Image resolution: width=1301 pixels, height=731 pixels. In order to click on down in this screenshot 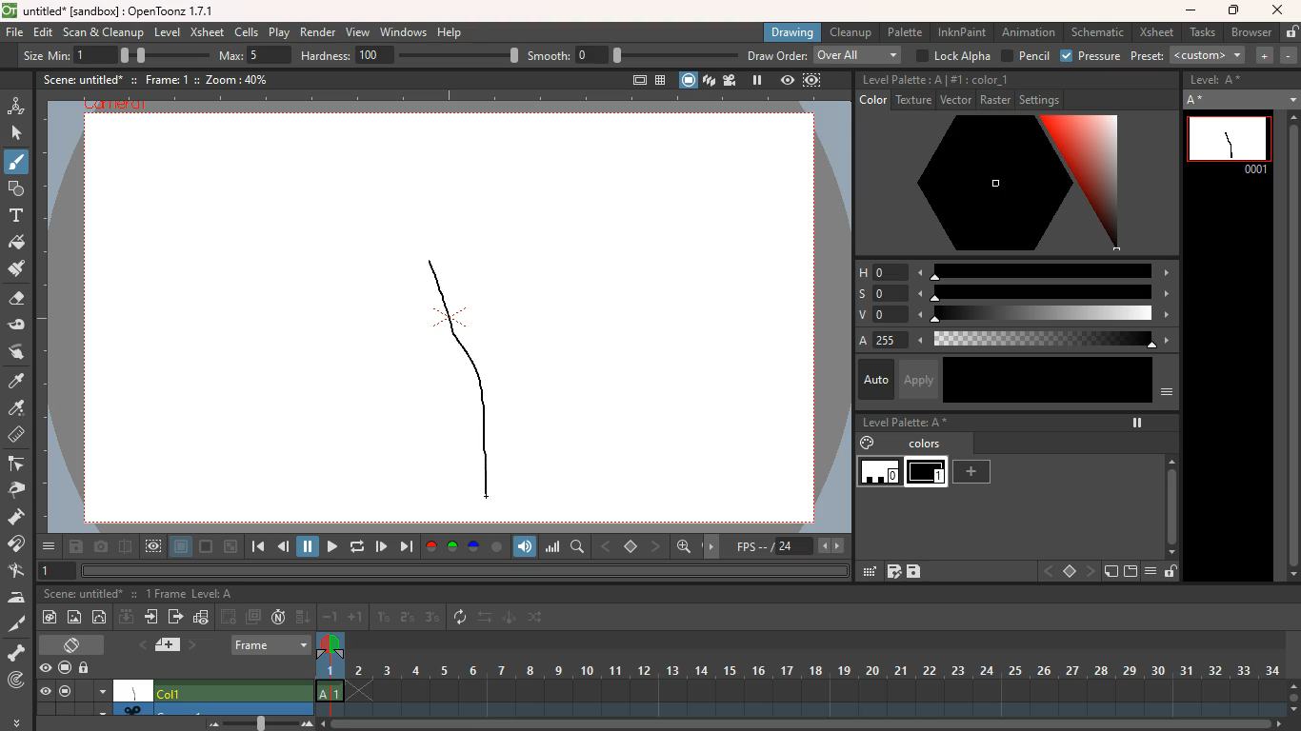, I will do `click(126, 619)`.